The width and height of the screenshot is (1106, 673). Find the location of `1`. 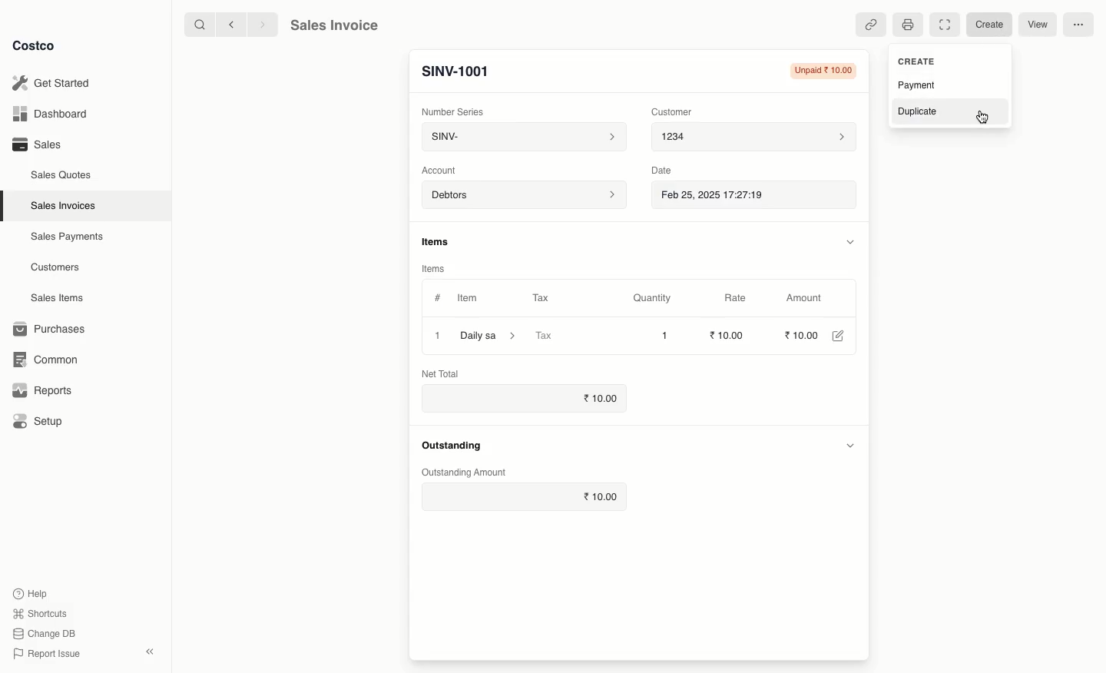

1 is located at coordinates (666, 336).